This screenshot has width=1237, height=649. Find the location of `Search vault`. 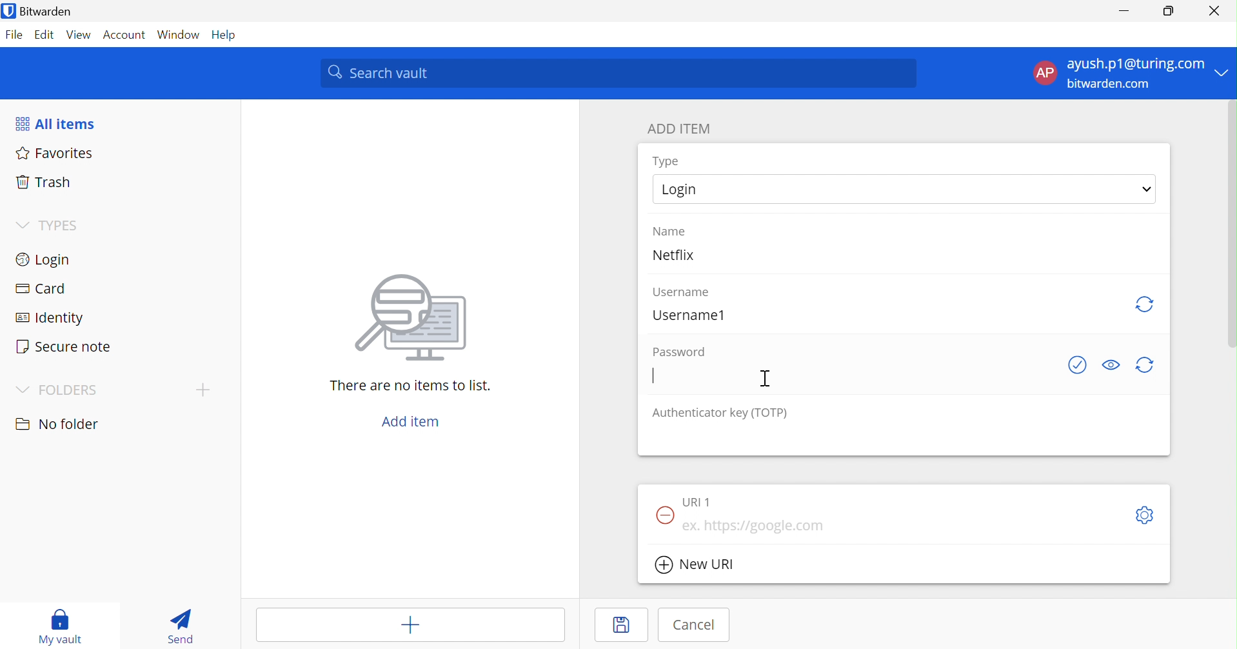

Search vault is located at coordinates (617, 72).